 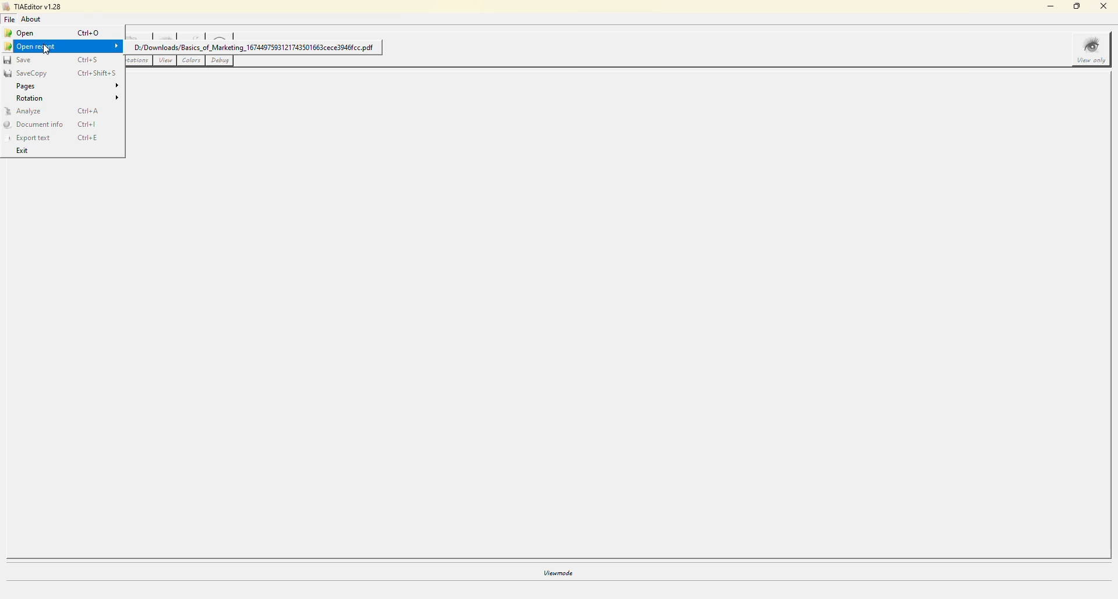 I want to click on expand, so click(x=118, y=97).